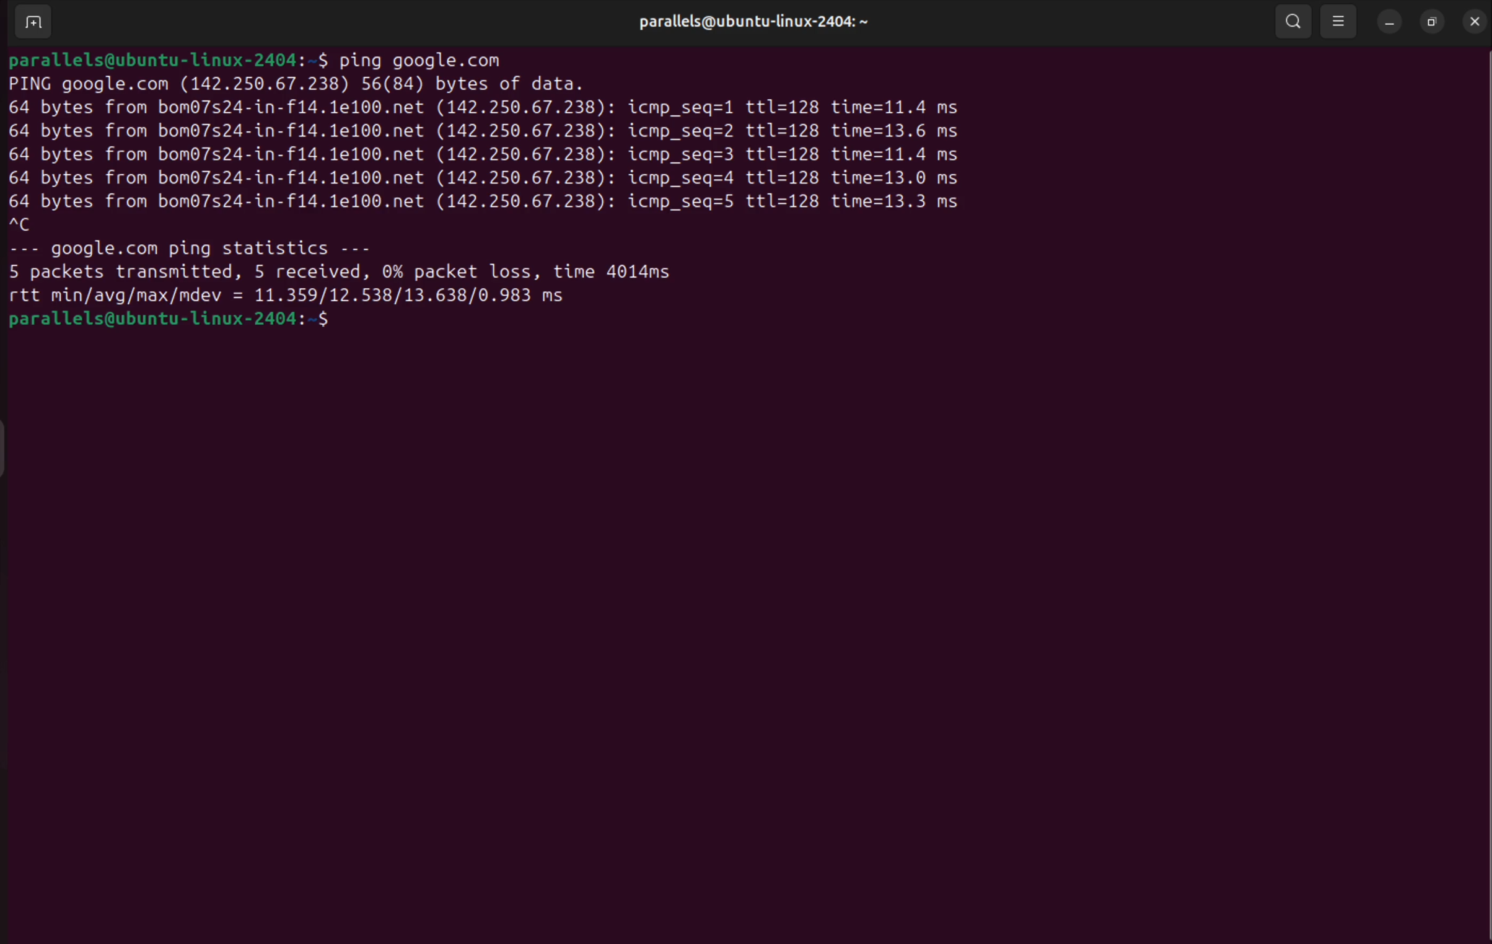 The width and height of the screenshot is (1492, 944). I want to click on 5 packets transmitted, so click(125, 275).